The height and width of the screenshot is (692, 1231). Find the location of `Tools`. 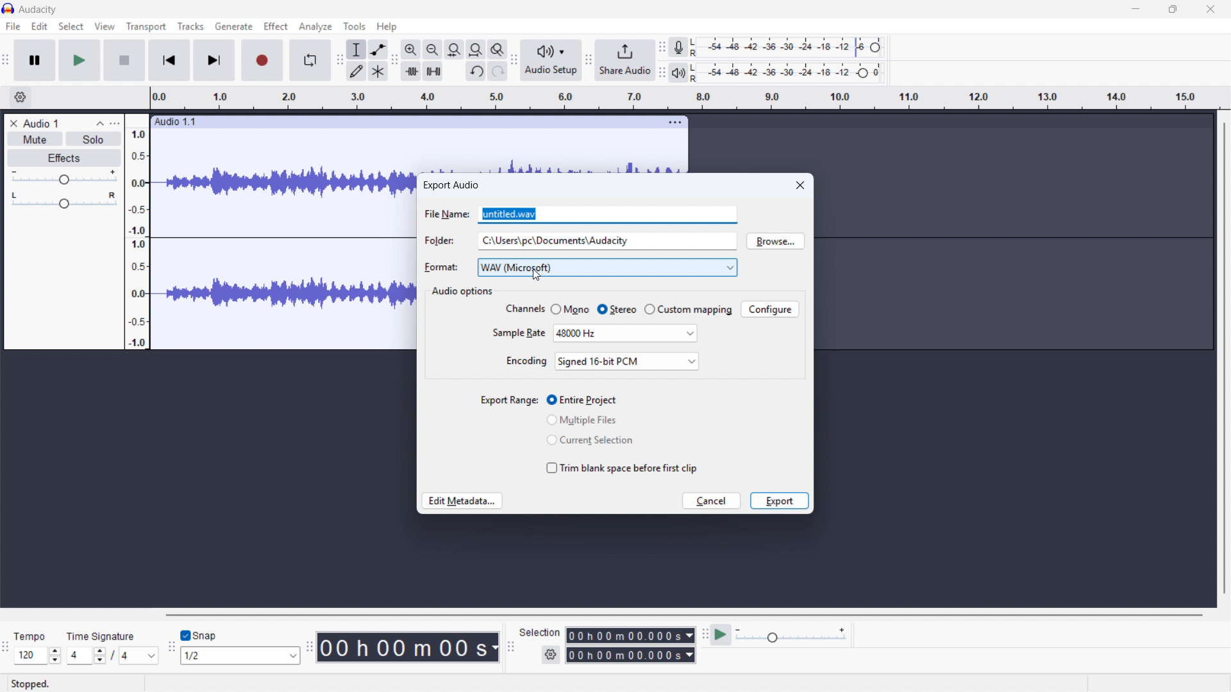

Tools is located at coordinates (355, 26).